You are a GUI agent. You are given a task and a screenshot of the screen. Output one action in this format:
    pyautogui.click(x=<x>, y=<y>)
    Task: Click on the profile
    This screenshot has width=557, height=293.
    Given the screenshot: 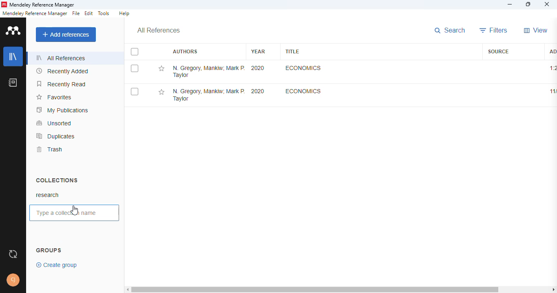 What is the action you would take?
    pyautogui.click(x=13, y=280)
    